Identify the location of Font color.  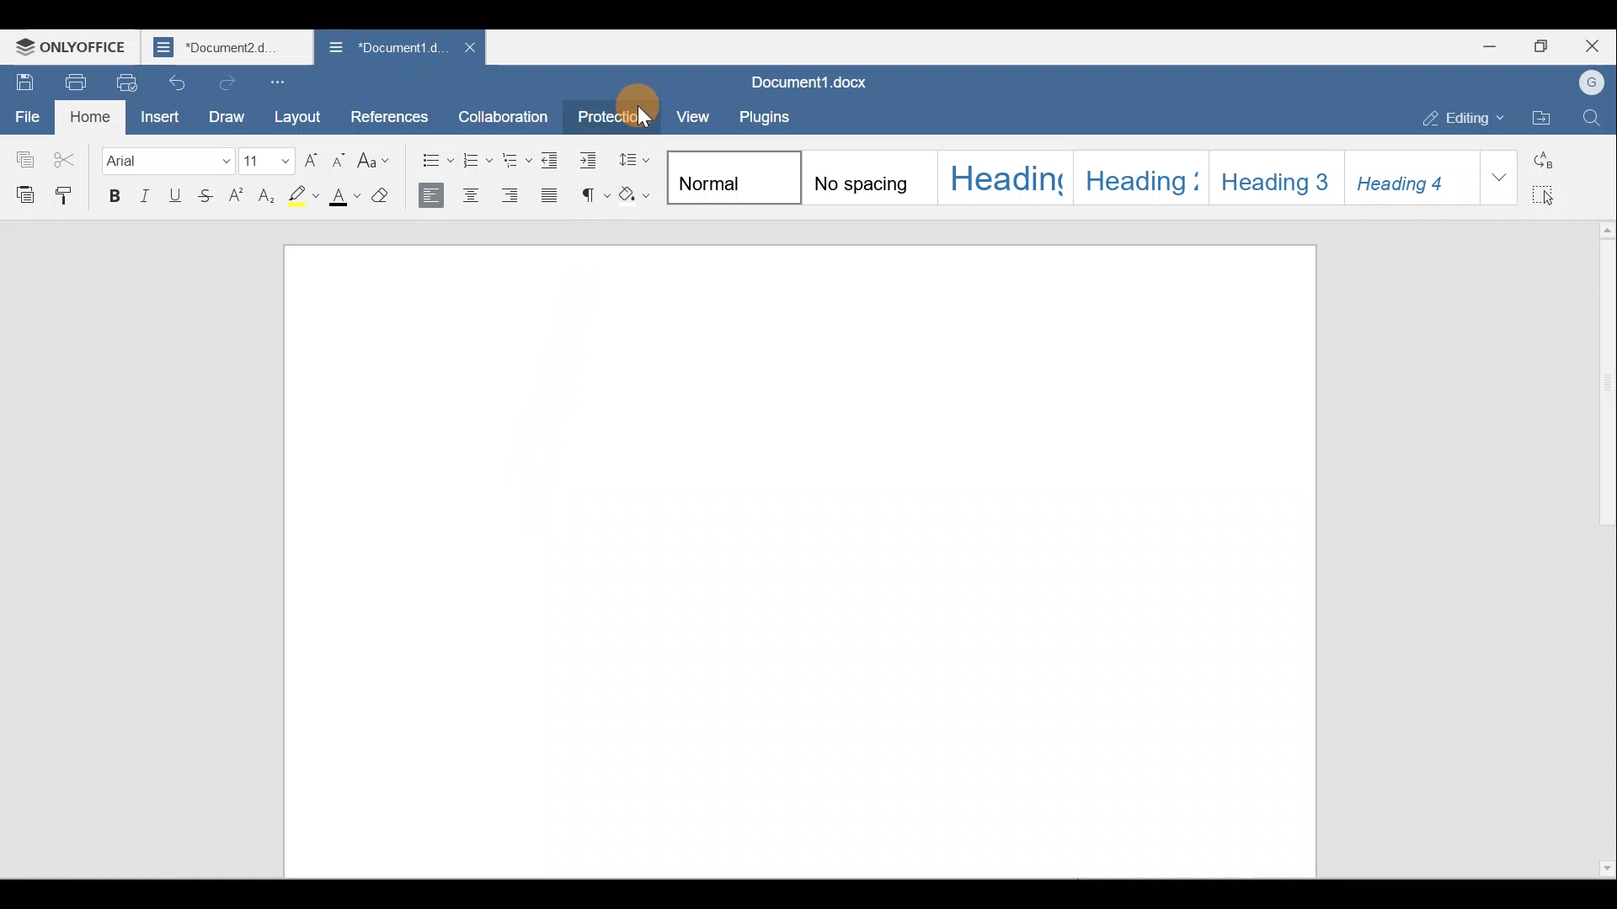
(349, 196).